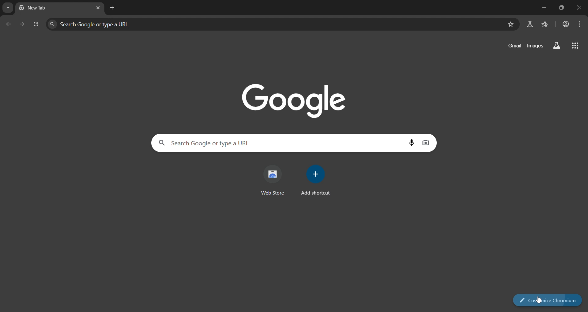 This screenshot has width=588, height=312. What do you see at coordinates (6, 8) in the screenshot?
I see `search tabs` at bounding box center [6, 8].